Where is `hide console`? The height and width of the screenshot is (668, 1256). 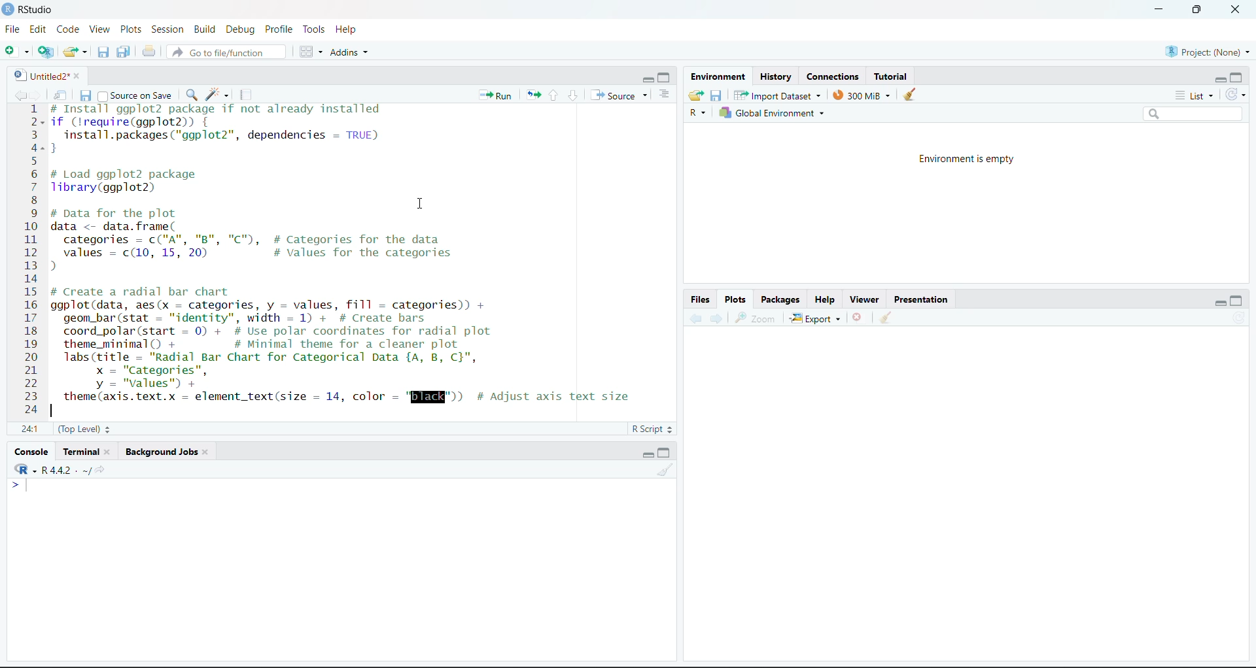
hide console is located at coordinates (666, 452).